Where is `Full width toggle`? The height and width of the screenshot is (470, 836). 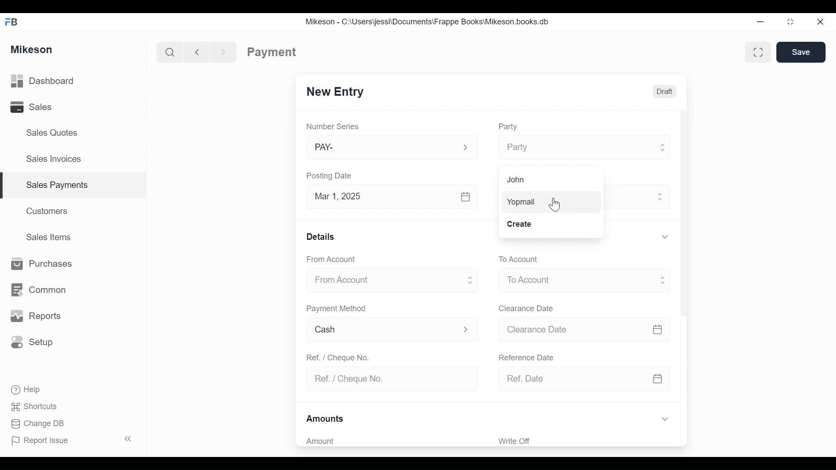 Full width toggle is located at coordinates (757, 53).